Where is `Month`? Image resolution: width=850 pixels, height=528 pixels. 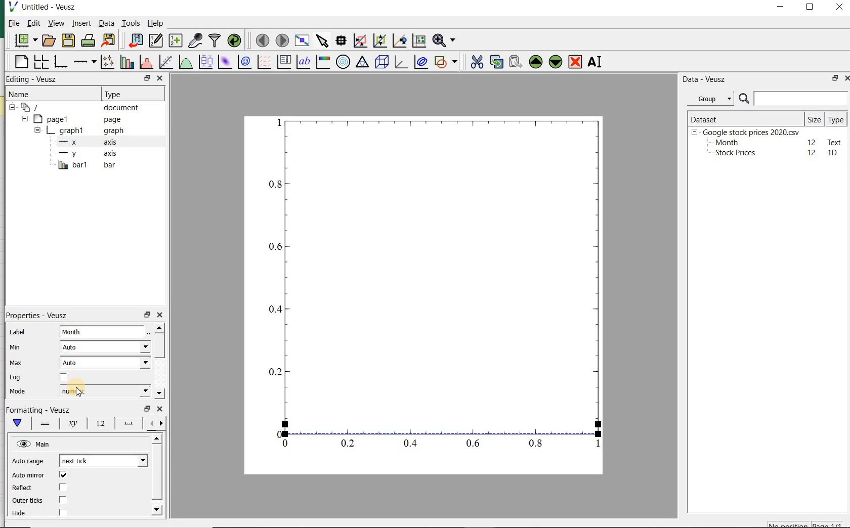 Month is located at coordinates (726, 143).